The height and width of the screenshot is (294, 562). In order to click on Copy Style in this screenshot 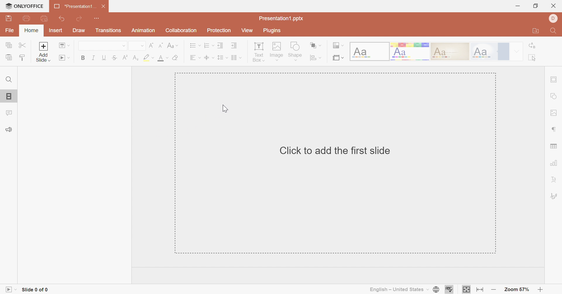, I will do `click(23, 57)`.